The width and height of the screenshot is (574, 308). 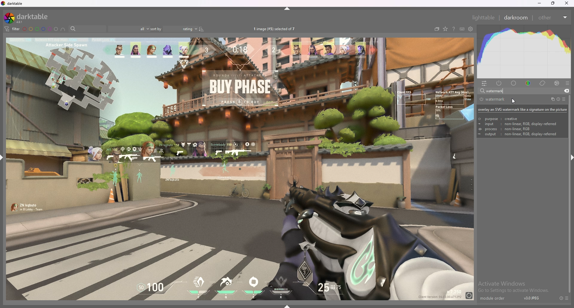 What do you see at coordinates (529, 83) in the screenshot?
I see `color` at bounding box center [529, 83].